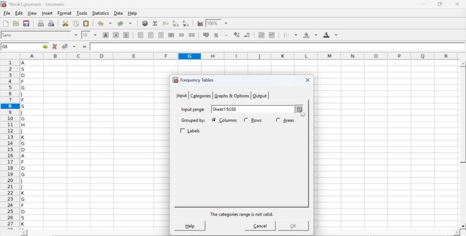  Describe the element at coordinates (291, 35) in the screenshot. I see `borders` at that location.